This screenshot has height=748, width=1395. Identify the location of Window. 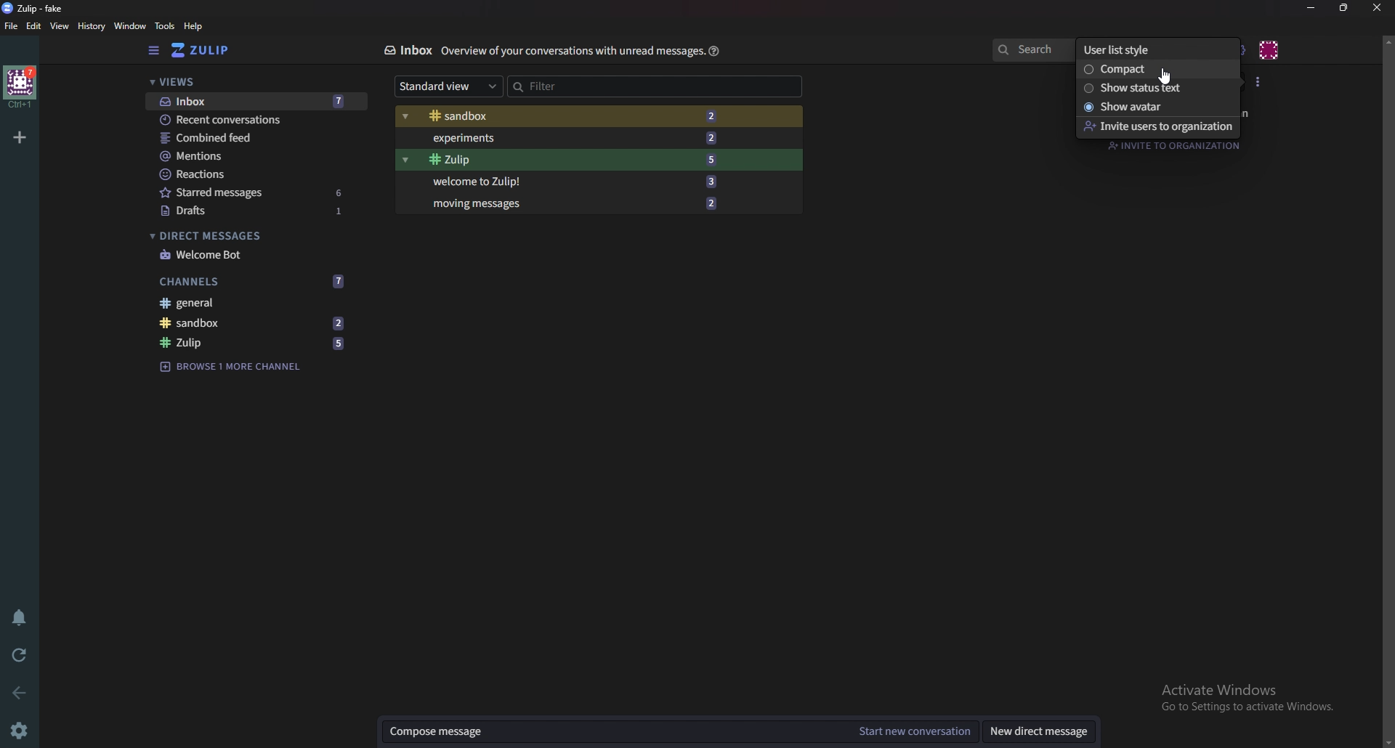
(130, 26).